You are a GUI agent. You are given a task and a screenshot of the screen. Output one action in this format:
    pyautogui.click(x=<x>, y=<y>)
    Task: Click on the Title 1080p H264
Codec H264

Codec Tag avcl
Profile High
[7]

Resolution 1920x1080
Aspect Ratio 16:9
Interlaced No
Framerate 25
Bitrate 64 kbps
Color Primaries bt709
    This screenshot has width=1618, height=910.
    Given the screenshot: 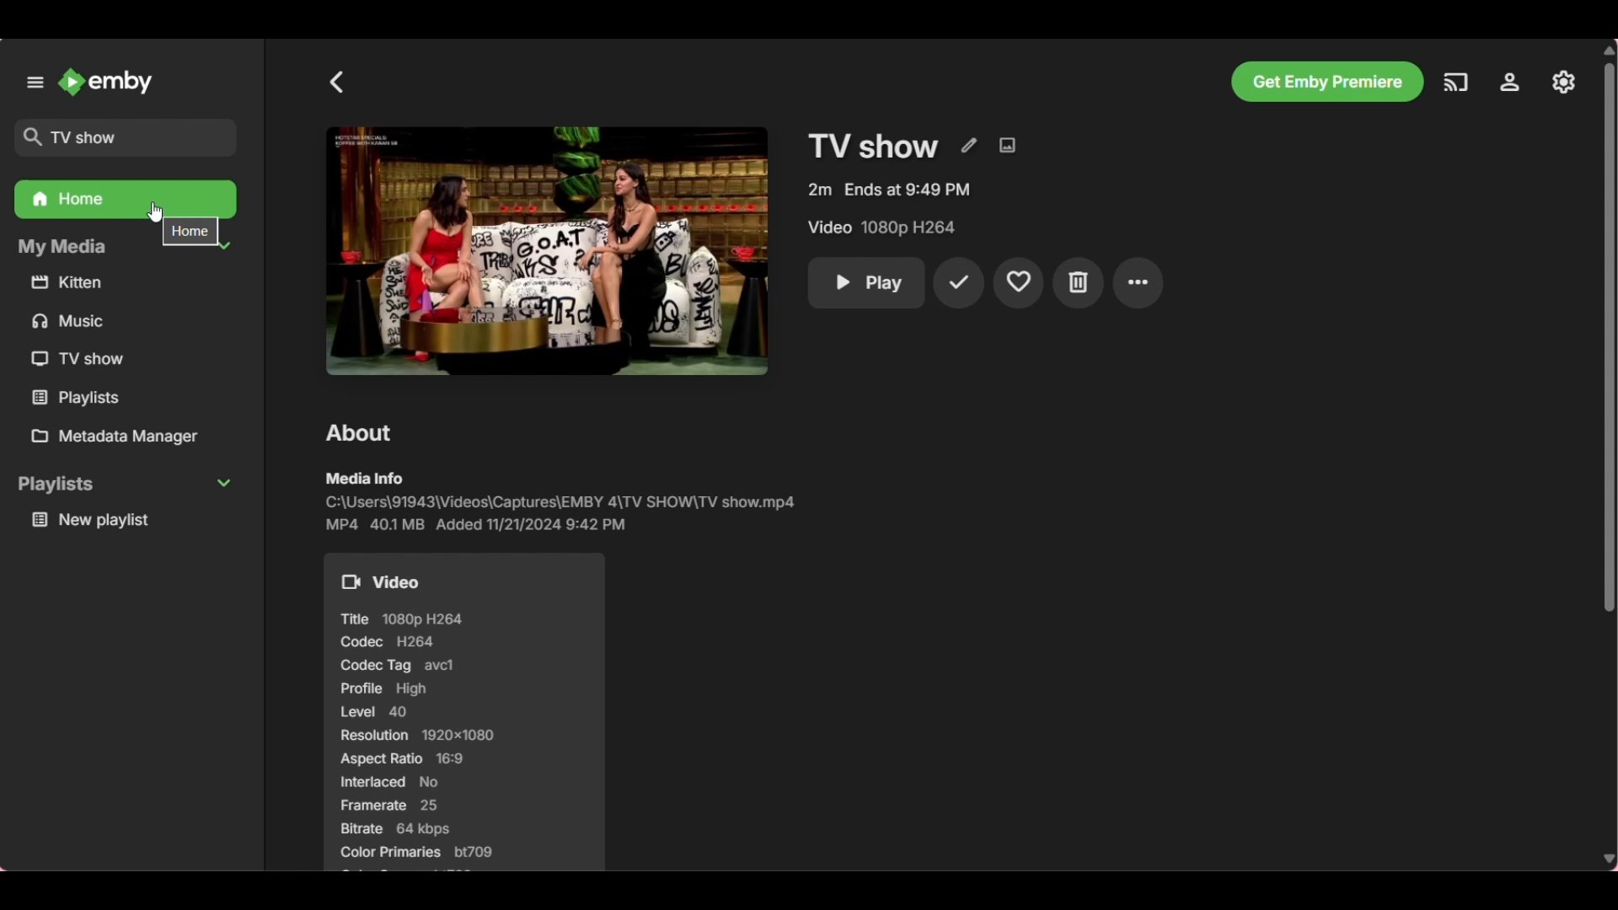 What is the action you would take?
    pyautogui.click(x=434, y=741)
    